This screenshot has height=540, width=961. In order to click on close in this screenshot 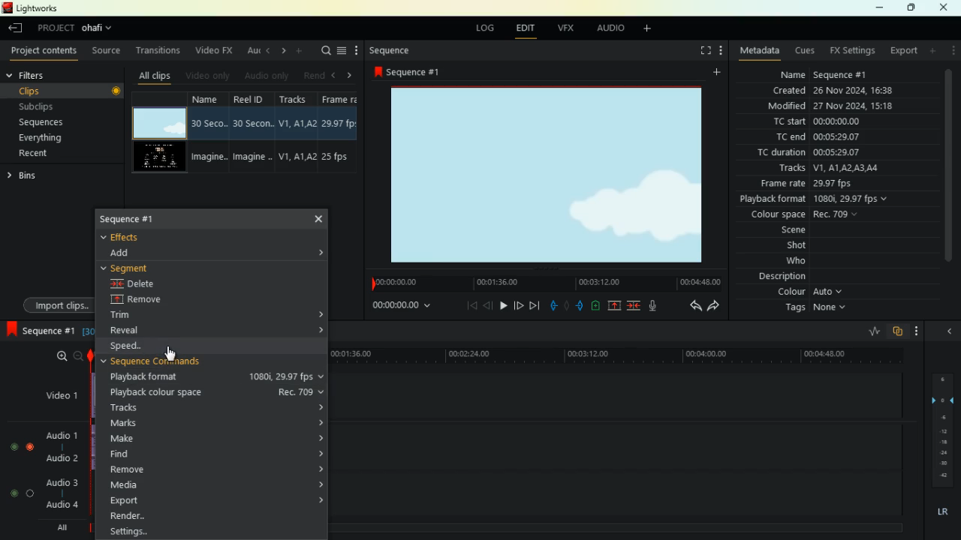, I will do `click(947, 7)`.